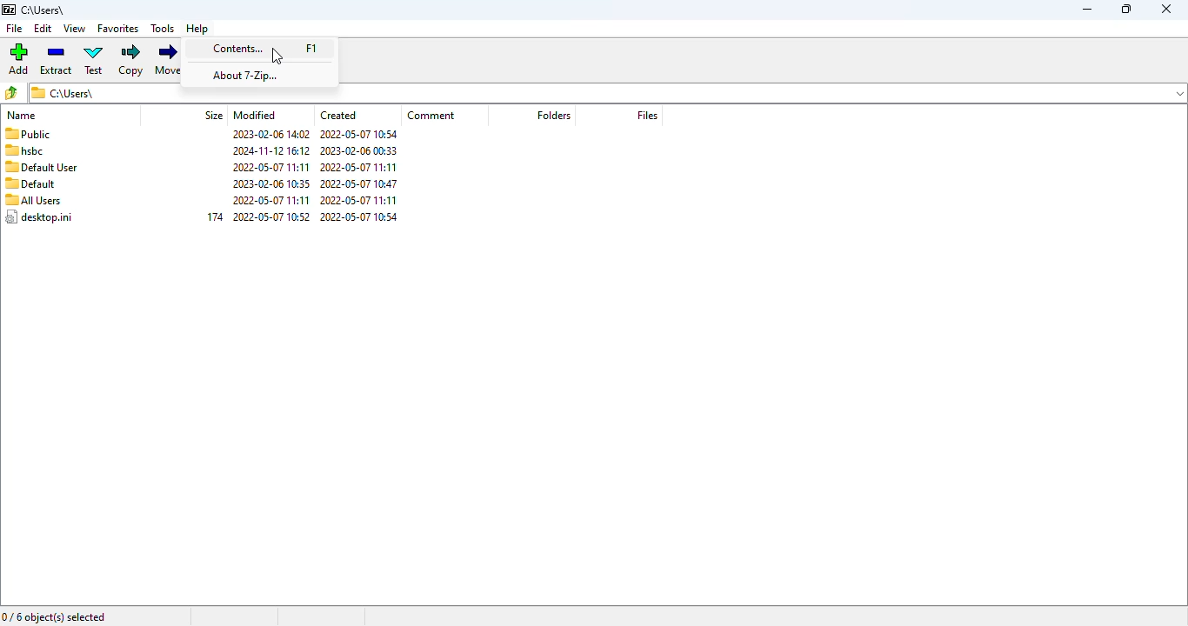 The height and width of the screenshot is (626, 1188). I want to click on files, so click(648, 115).